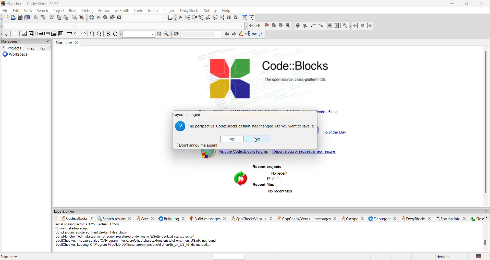 Image resolution: width=490 pixels, height=260 pixels. What do you see at coordinates (77, 33) in the screenshot?
I see `continue instruction` at bounding box center [77, 33].